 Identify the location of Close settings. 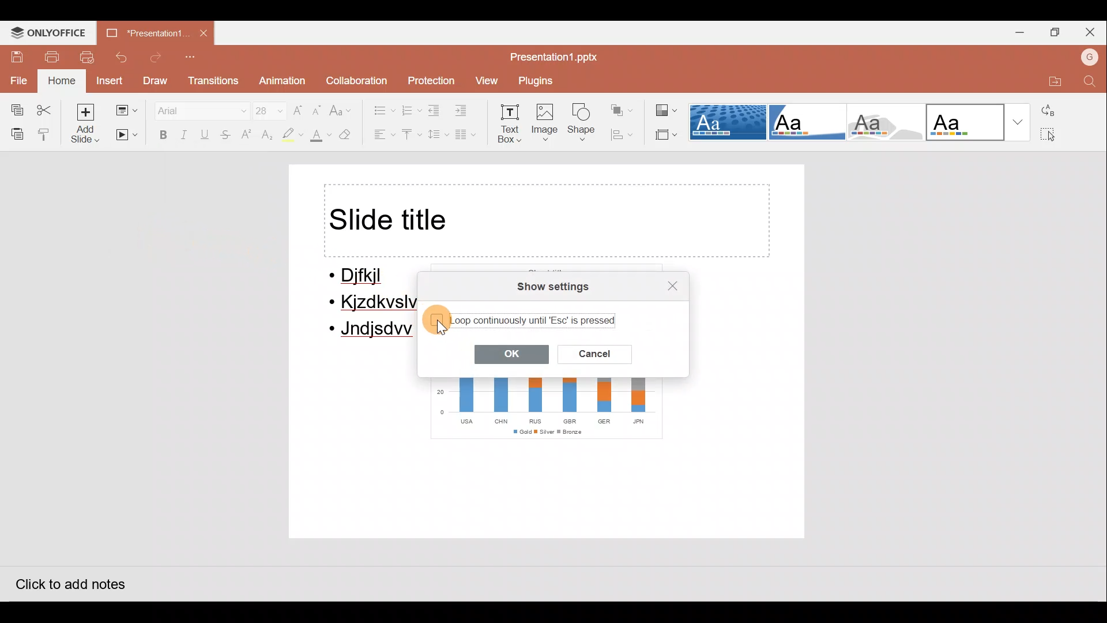
(668, 285).